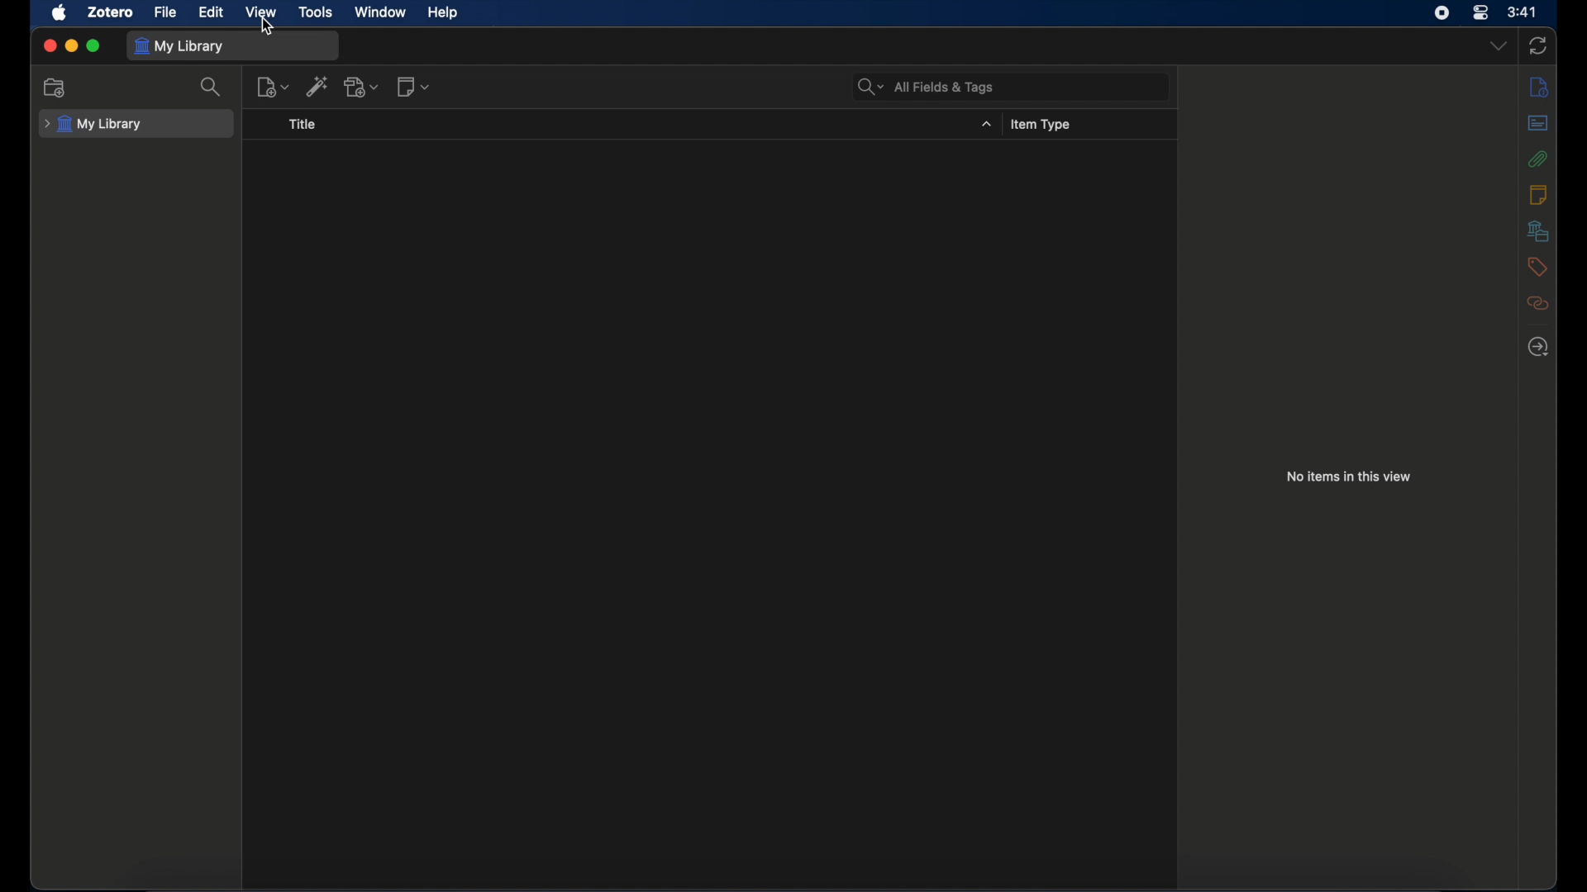 Image resolution: width=1587 pixels, height=892 pixels. I want to click on add item by identifier, so click(317, 87).